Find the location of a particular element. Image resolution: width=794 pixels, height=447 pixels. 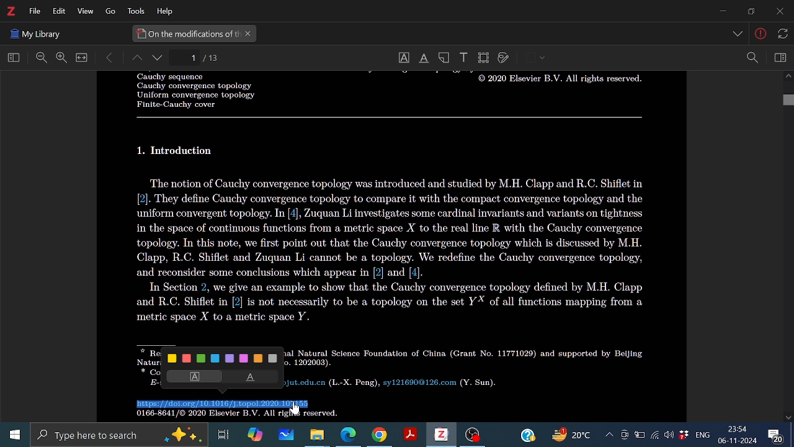

Zoom is located at coordinates (752, 58).